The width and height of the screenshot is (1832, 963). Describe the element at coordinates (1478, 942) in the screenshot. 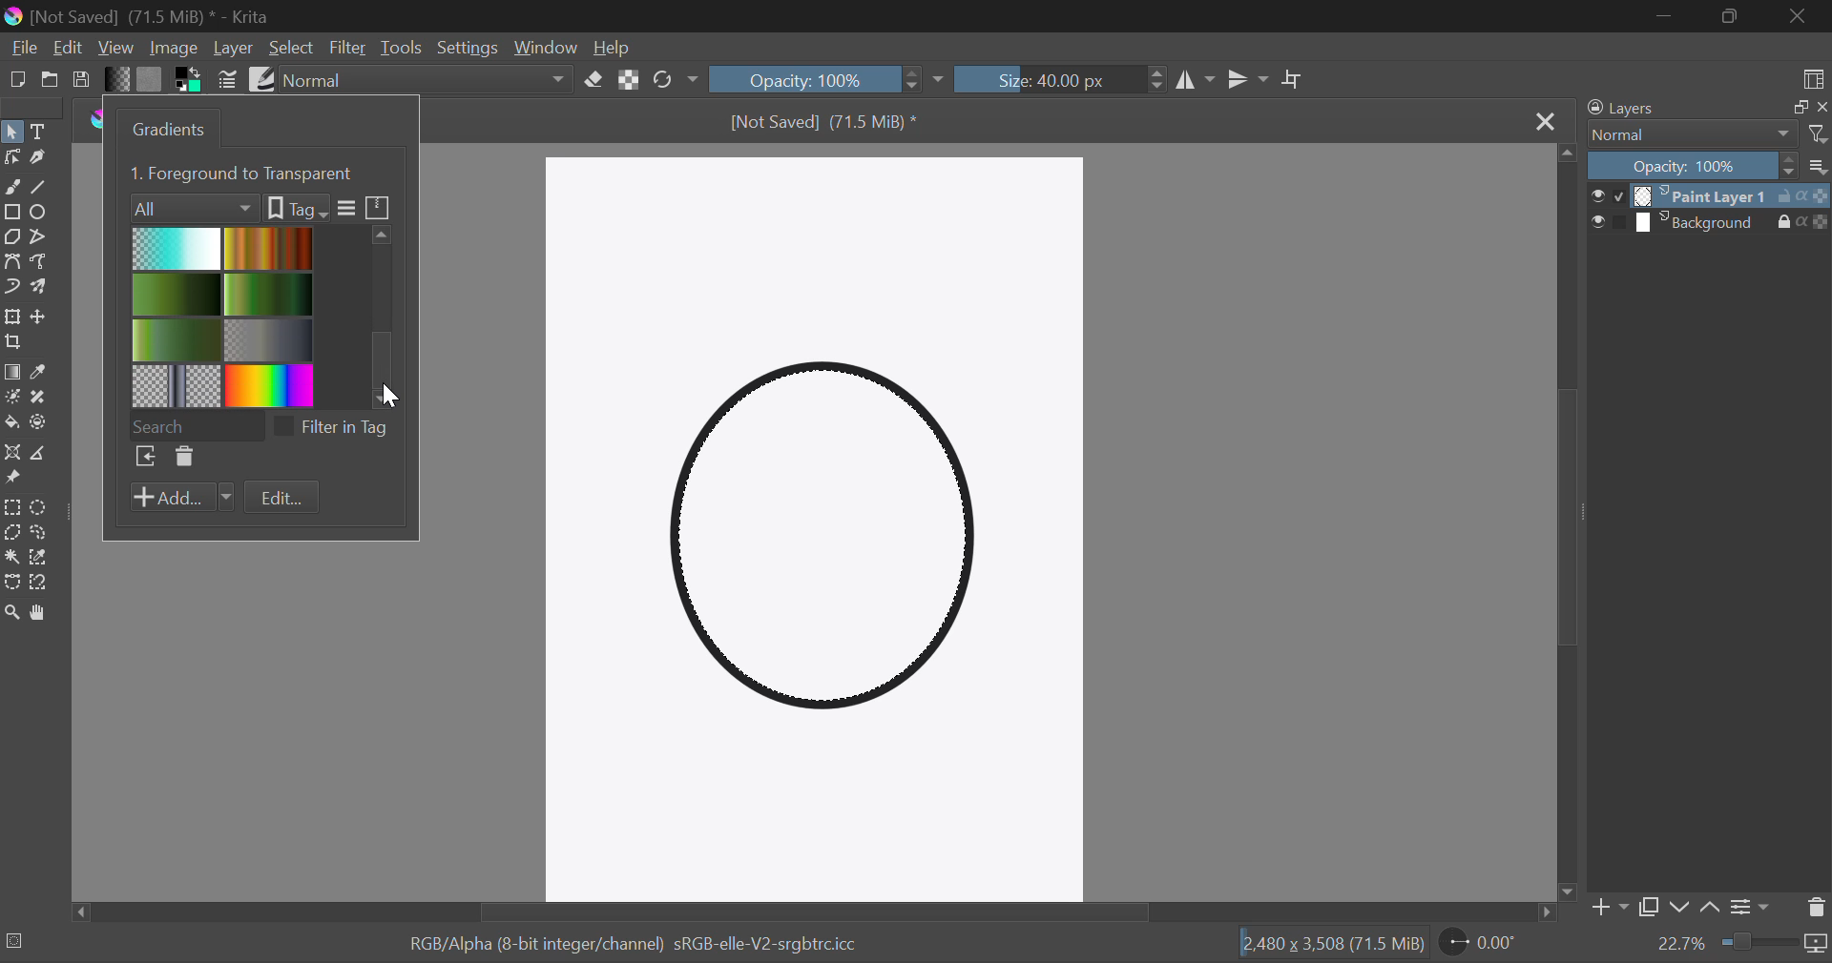

I see `Rotate Page ` at that location.